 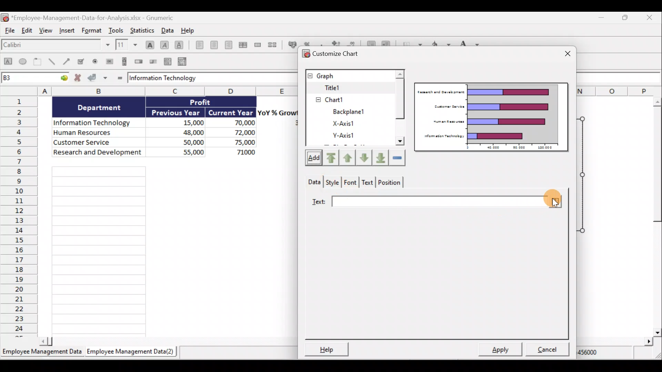 I want to click on View, so click(x=47, y=33).